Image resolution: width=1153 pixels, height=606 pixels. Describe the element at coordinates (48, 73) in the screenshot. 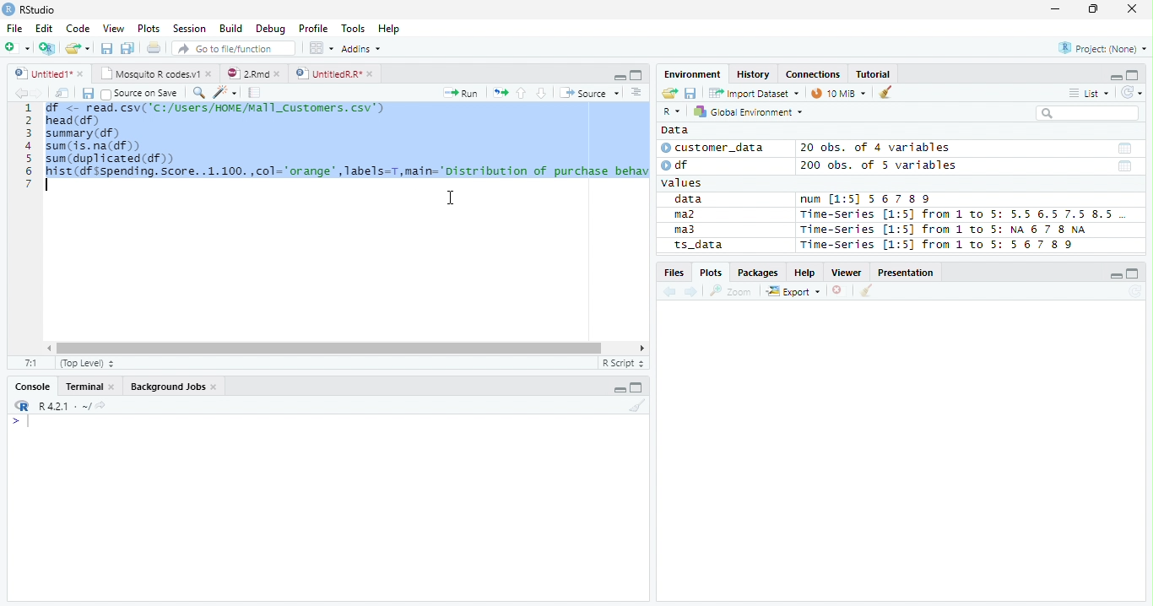

I see `Untitiled1` at that location.